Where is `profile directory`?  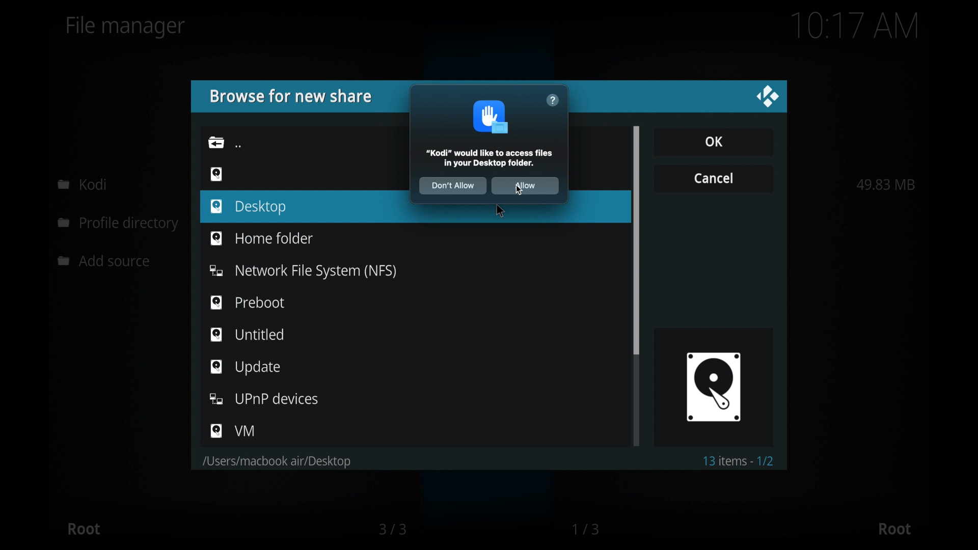 profile directory is located at coordinates (120, 225).